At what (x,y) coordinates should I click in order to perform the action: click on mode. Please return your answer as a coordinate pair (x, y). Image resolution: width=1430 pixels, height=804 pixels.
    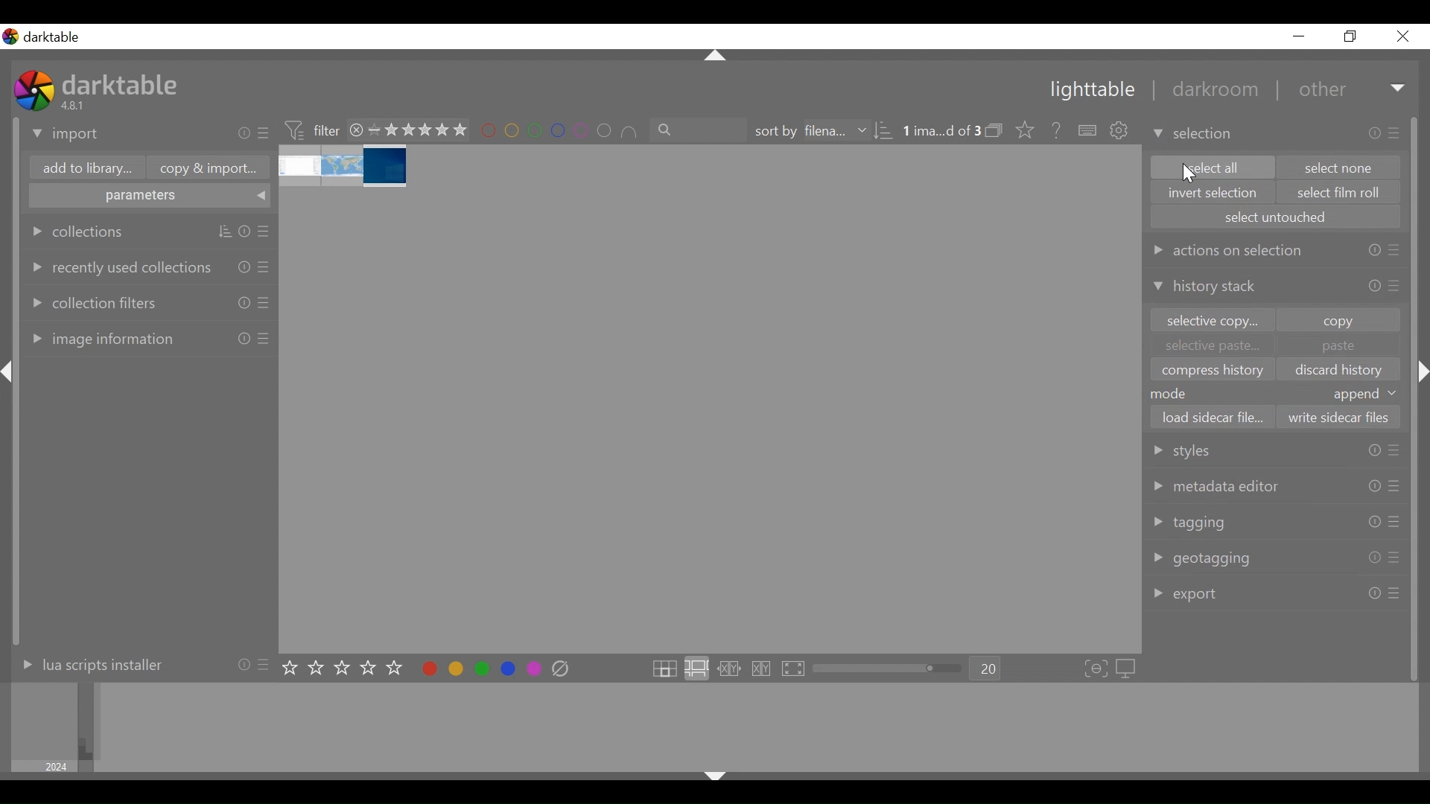
    Looking at the image, I should click on (1176, 393).